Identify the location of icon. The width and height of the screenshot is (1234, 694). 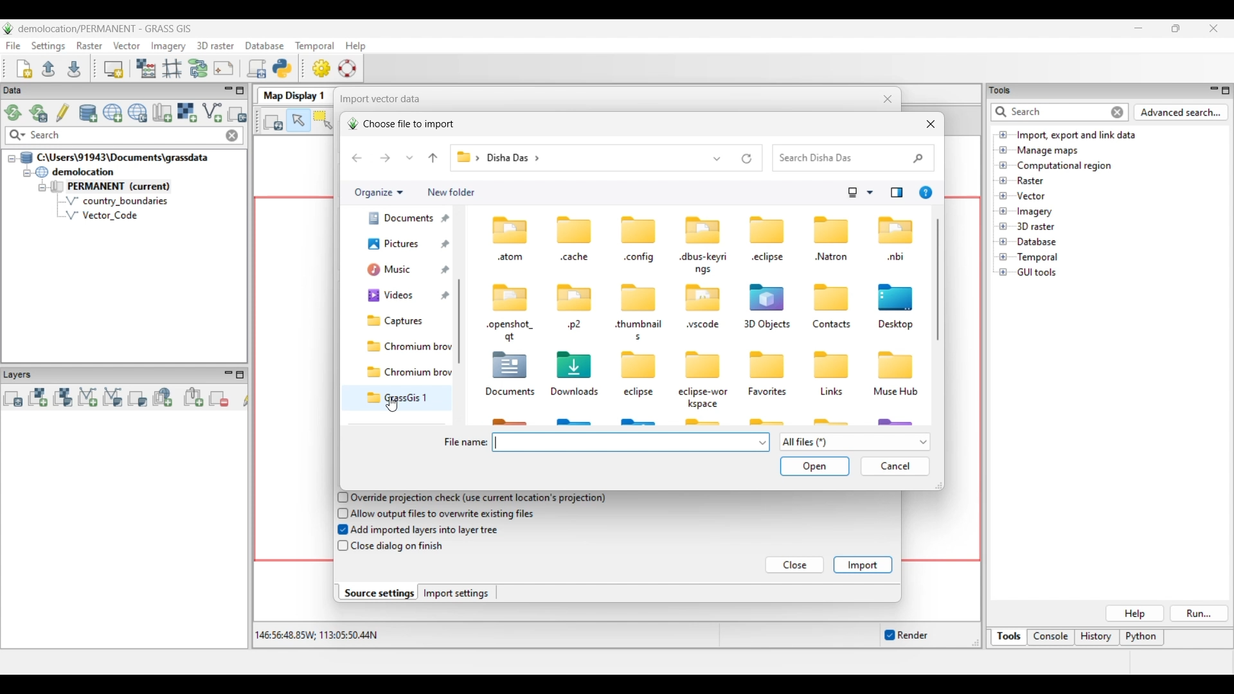
(634, 366).